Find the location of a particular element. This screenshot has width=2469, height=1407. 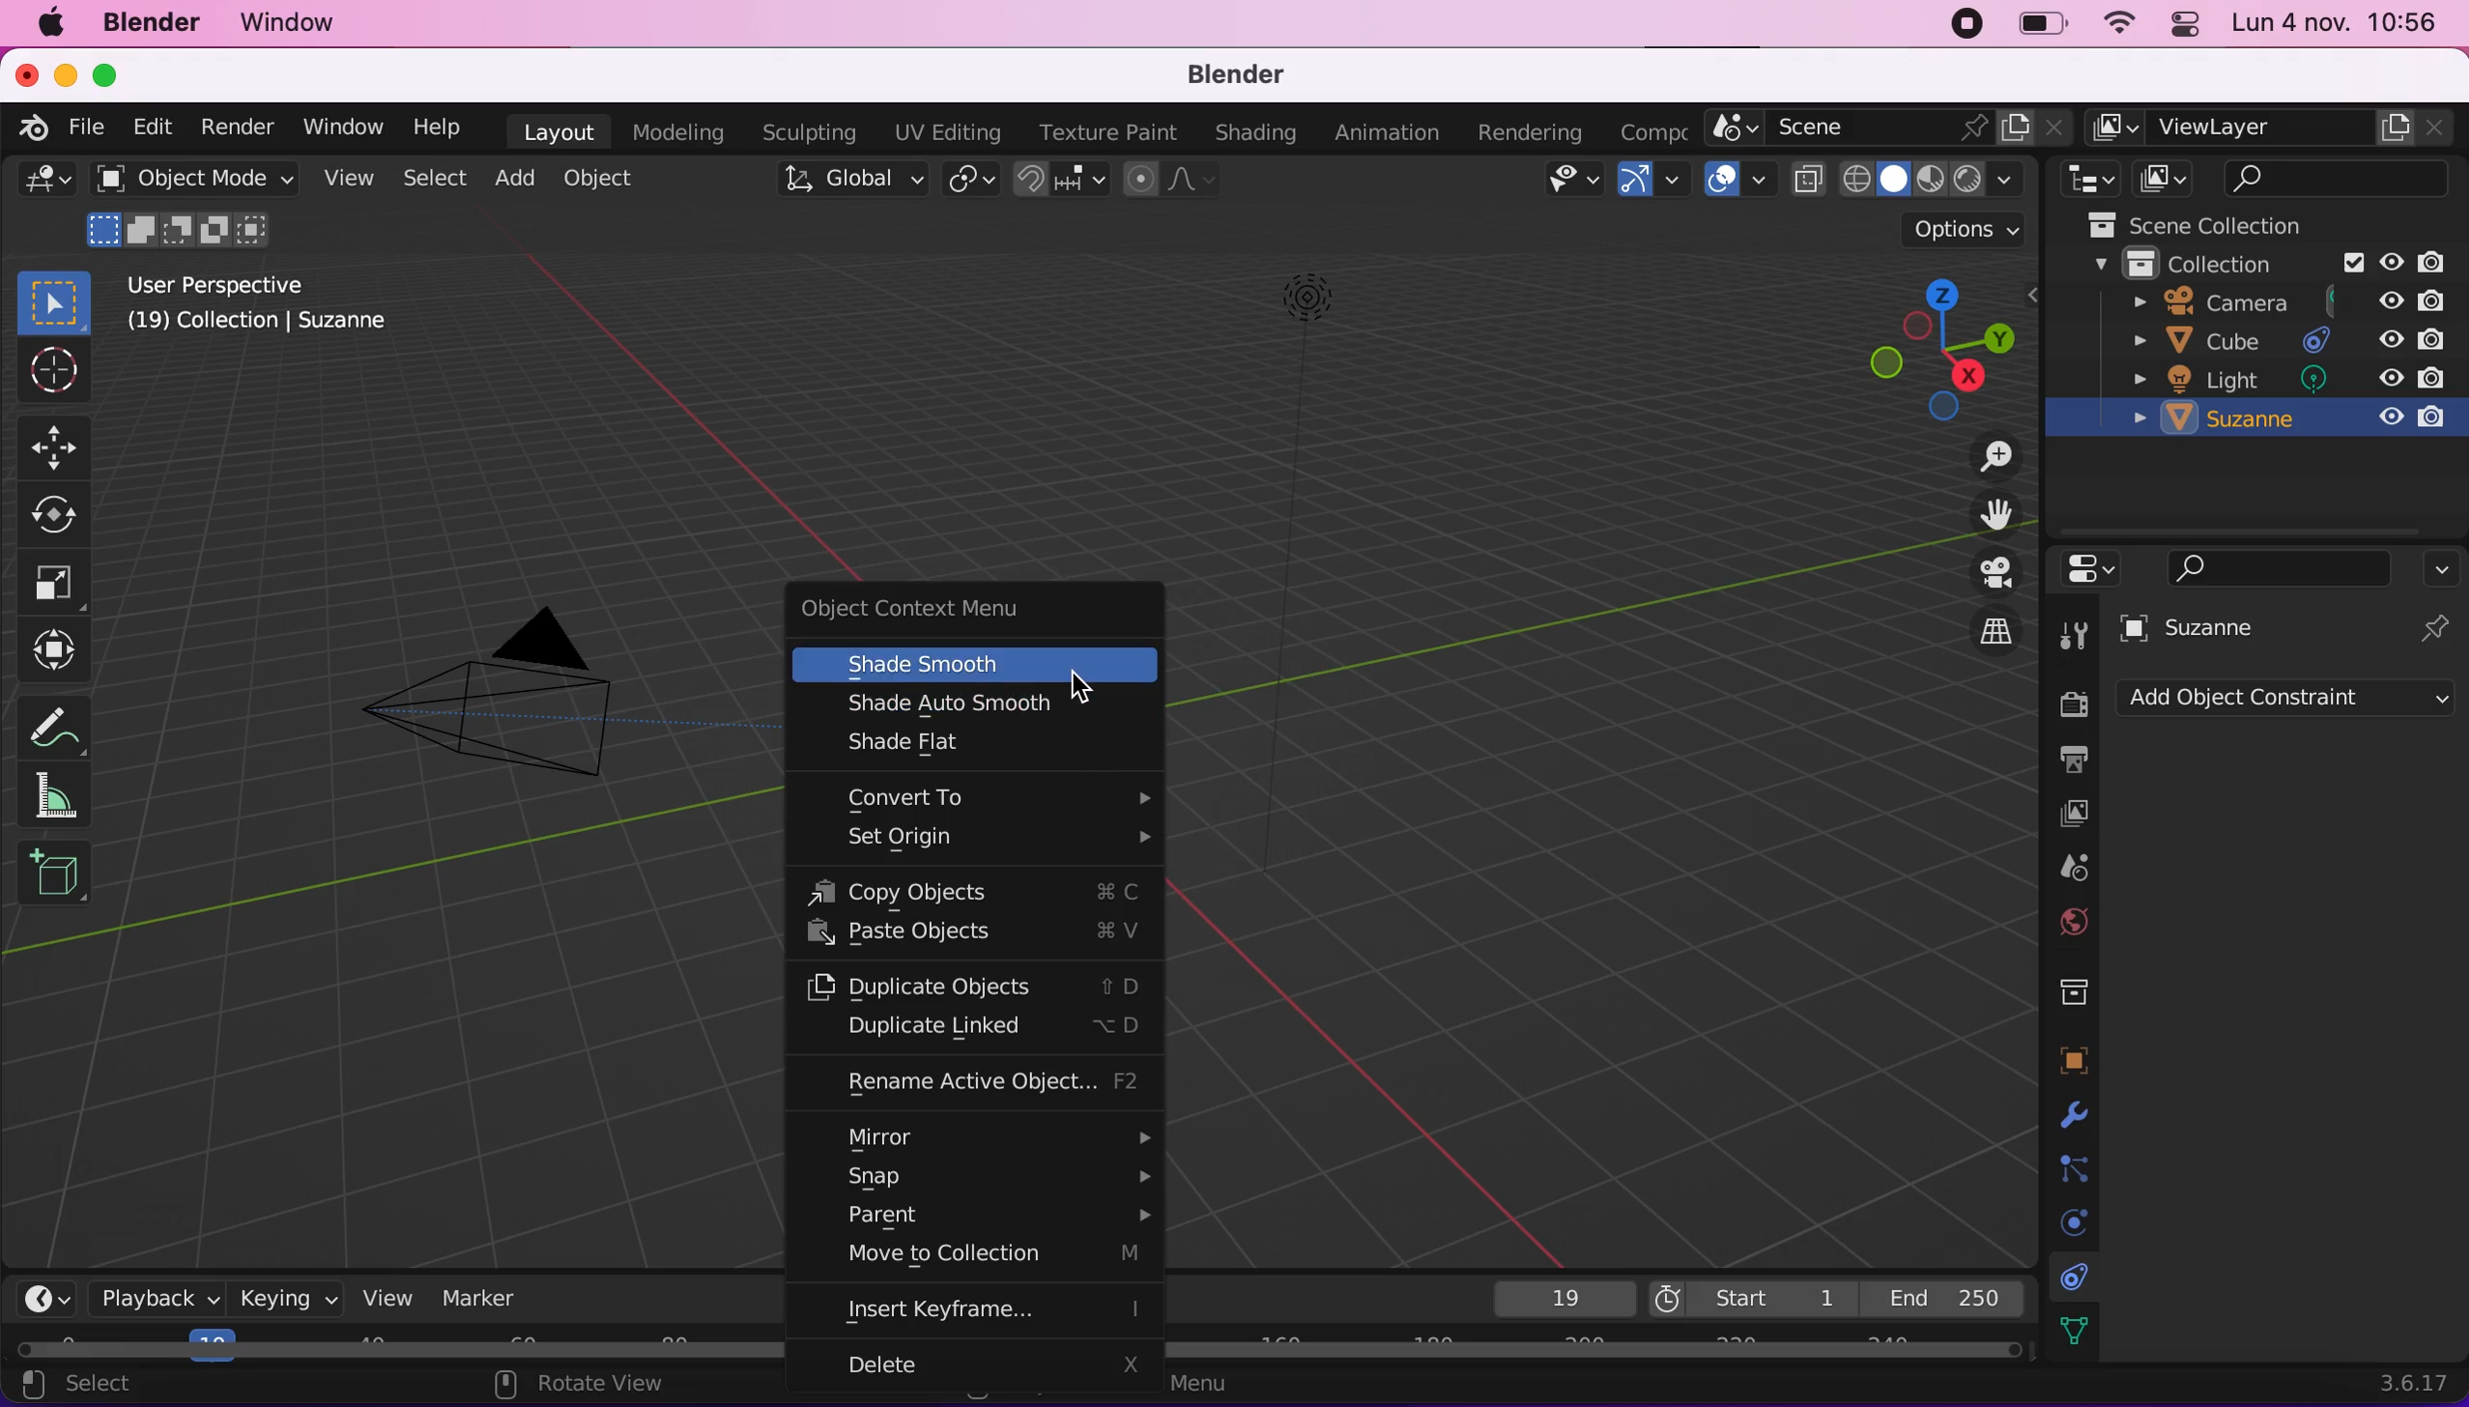

move the view is located at coordinates (1994, 513).